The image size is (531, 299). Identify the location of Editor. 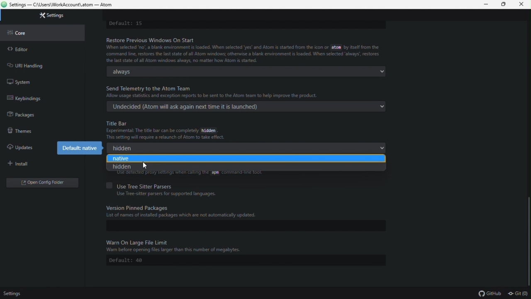
(44, 49).